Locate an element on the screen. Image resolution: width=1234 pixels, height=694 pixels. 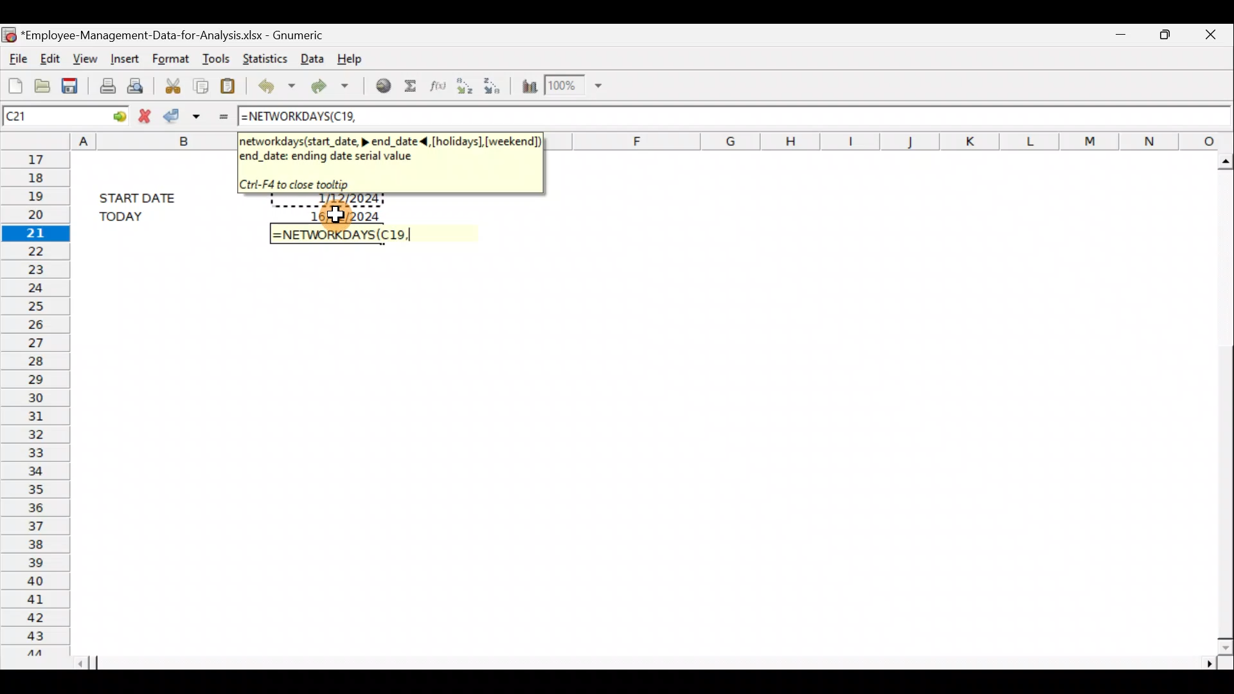
Zoom is located at coordinates (576, 86).